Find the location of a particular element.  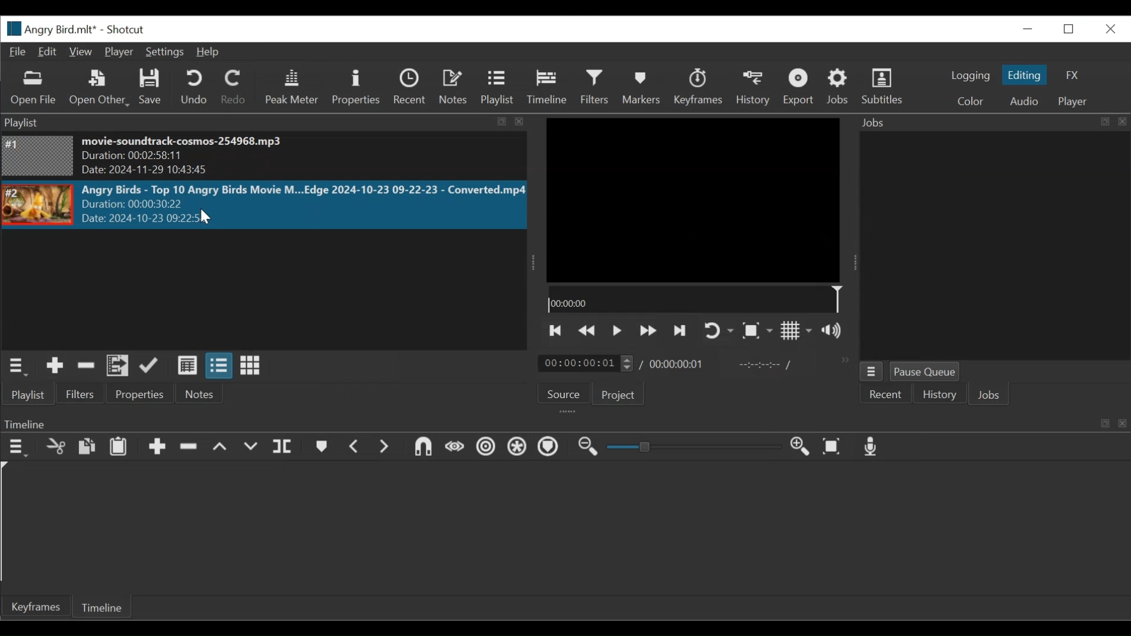

Update is located at coordinates (153, 366).